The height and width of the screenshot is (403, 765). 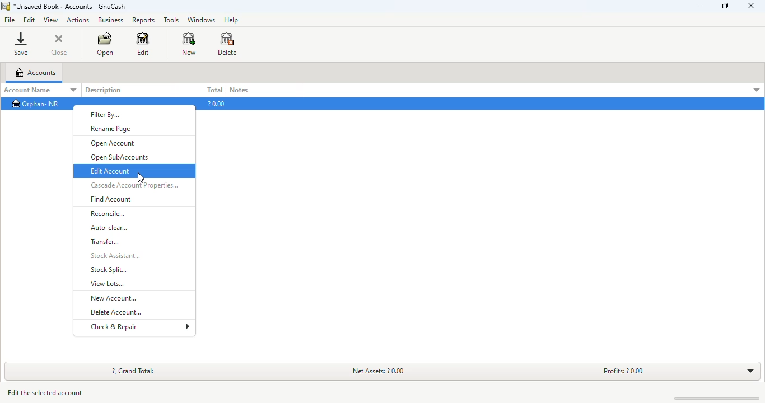 What do you see at coordinates (239, 90) in the screenshot?
I see `notes` at bounding box center [239, 90].